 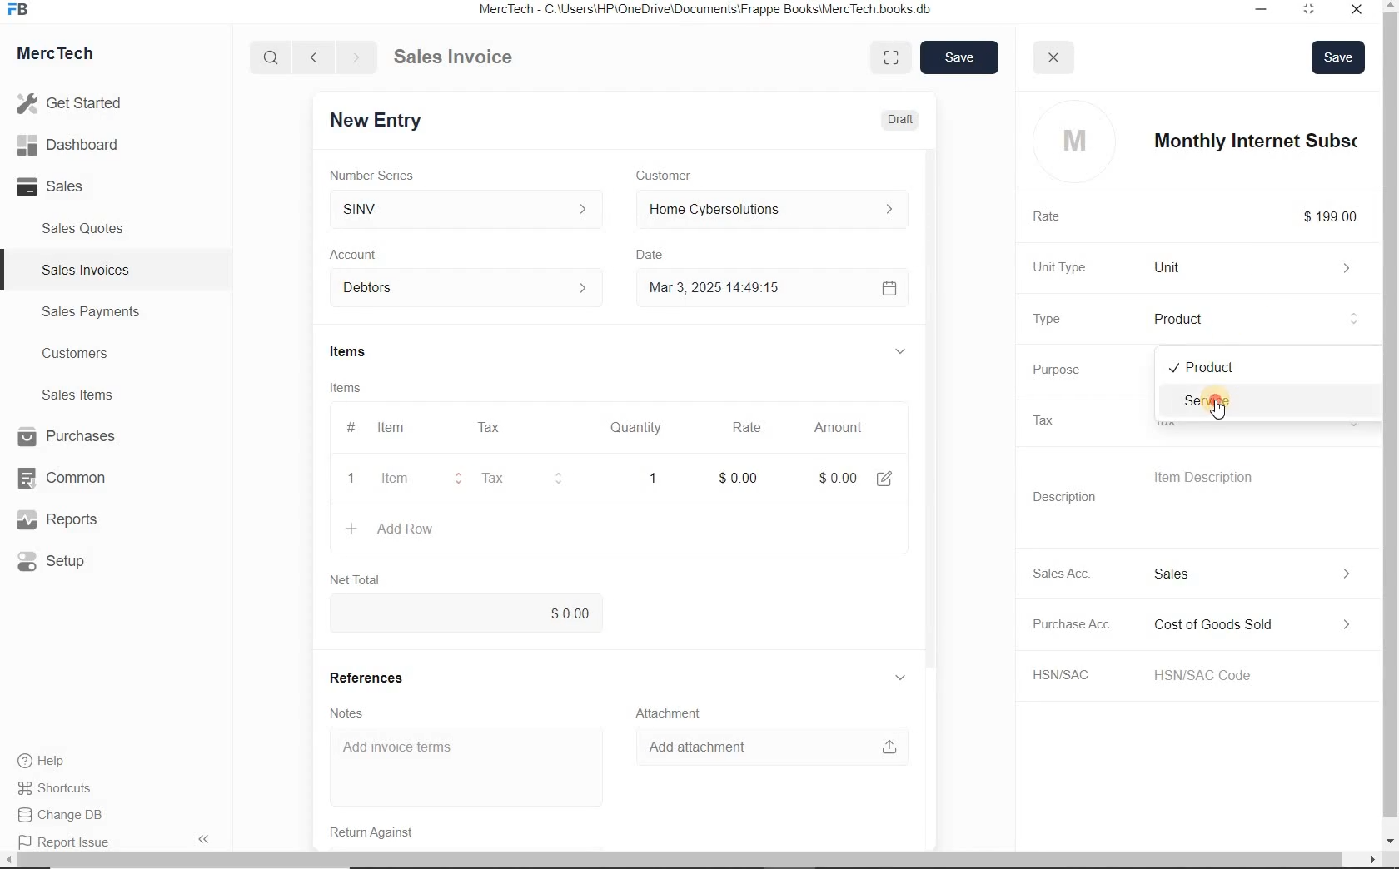 What do you see at coordinates (70, 520) in the screenshot?
I see `Reports` at bounding box center [70, 520].